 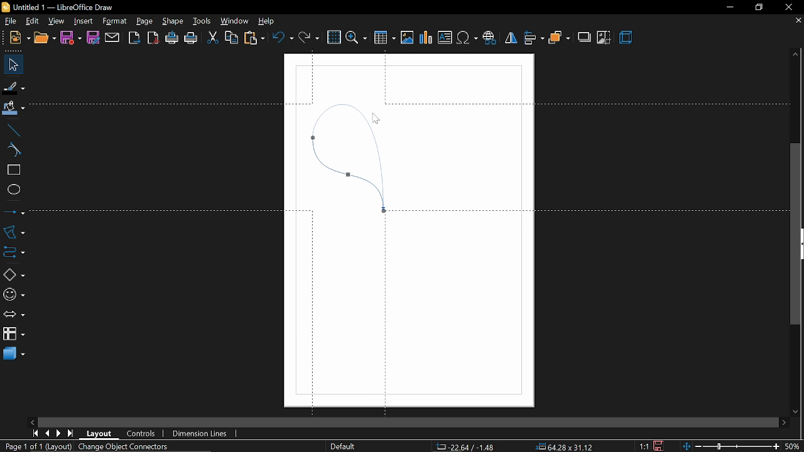 What do you see at coordinates (212, 39) in the screenshot?
I see `cut ` at bounding box center [212, 39].